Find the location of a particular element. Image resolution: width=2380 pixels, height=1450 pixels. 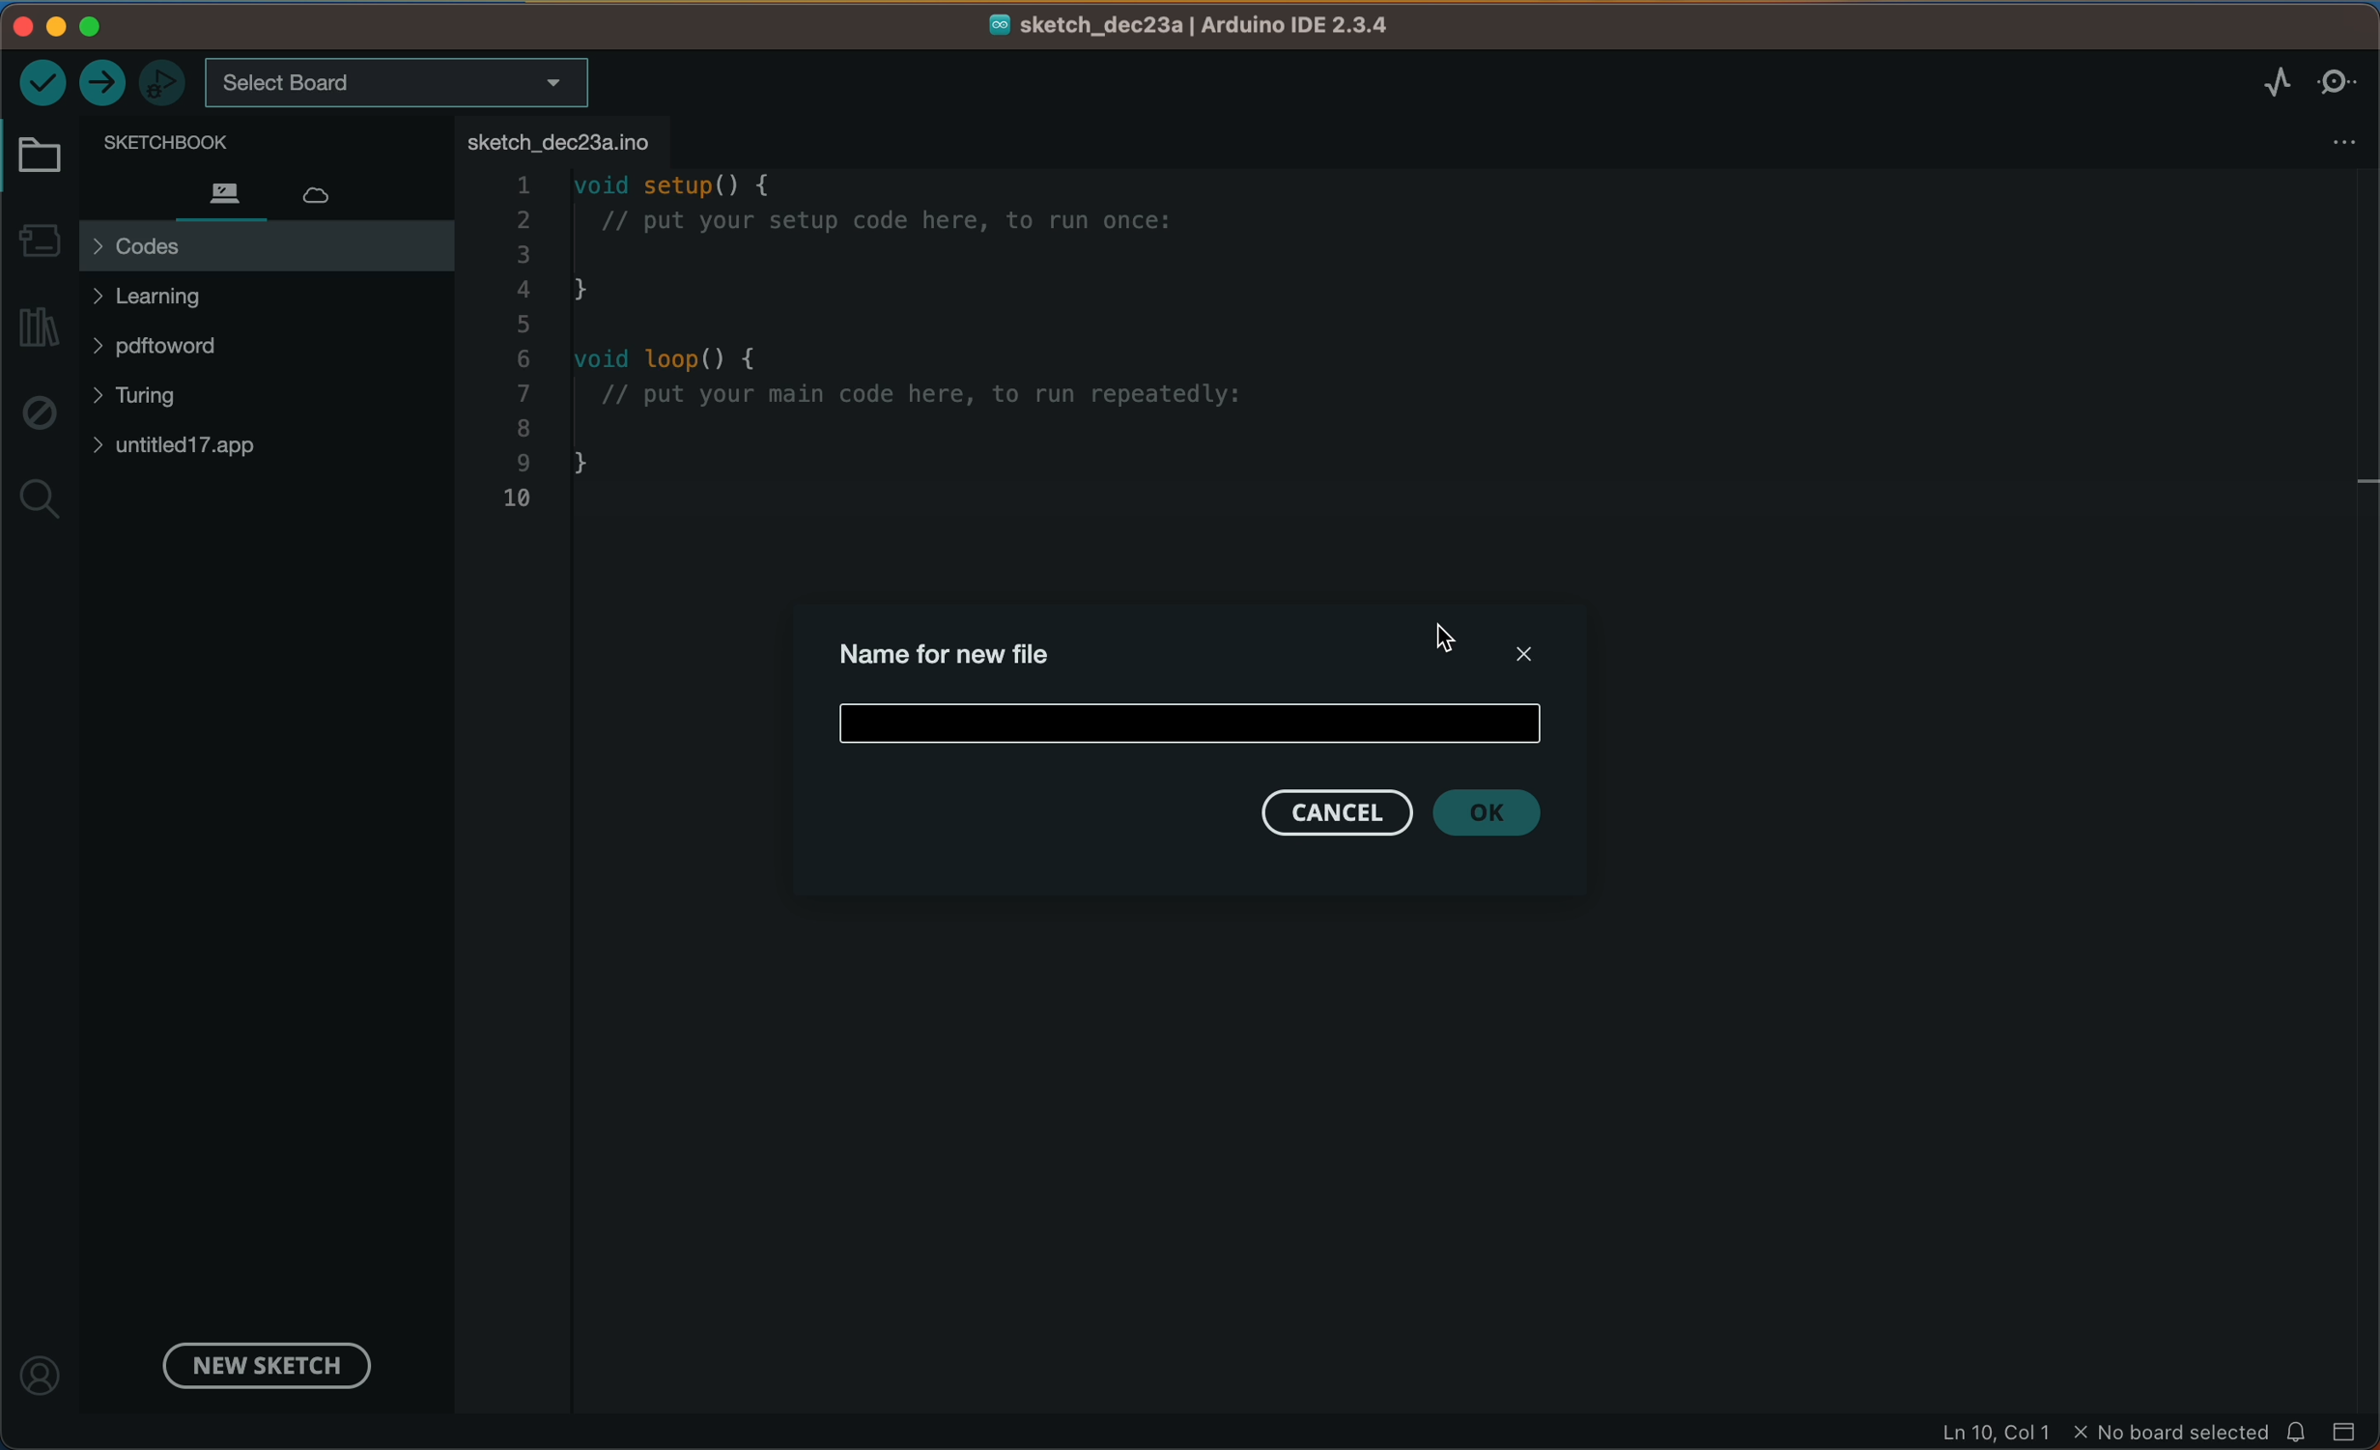

cancel is located at coordinates (1333, 813).